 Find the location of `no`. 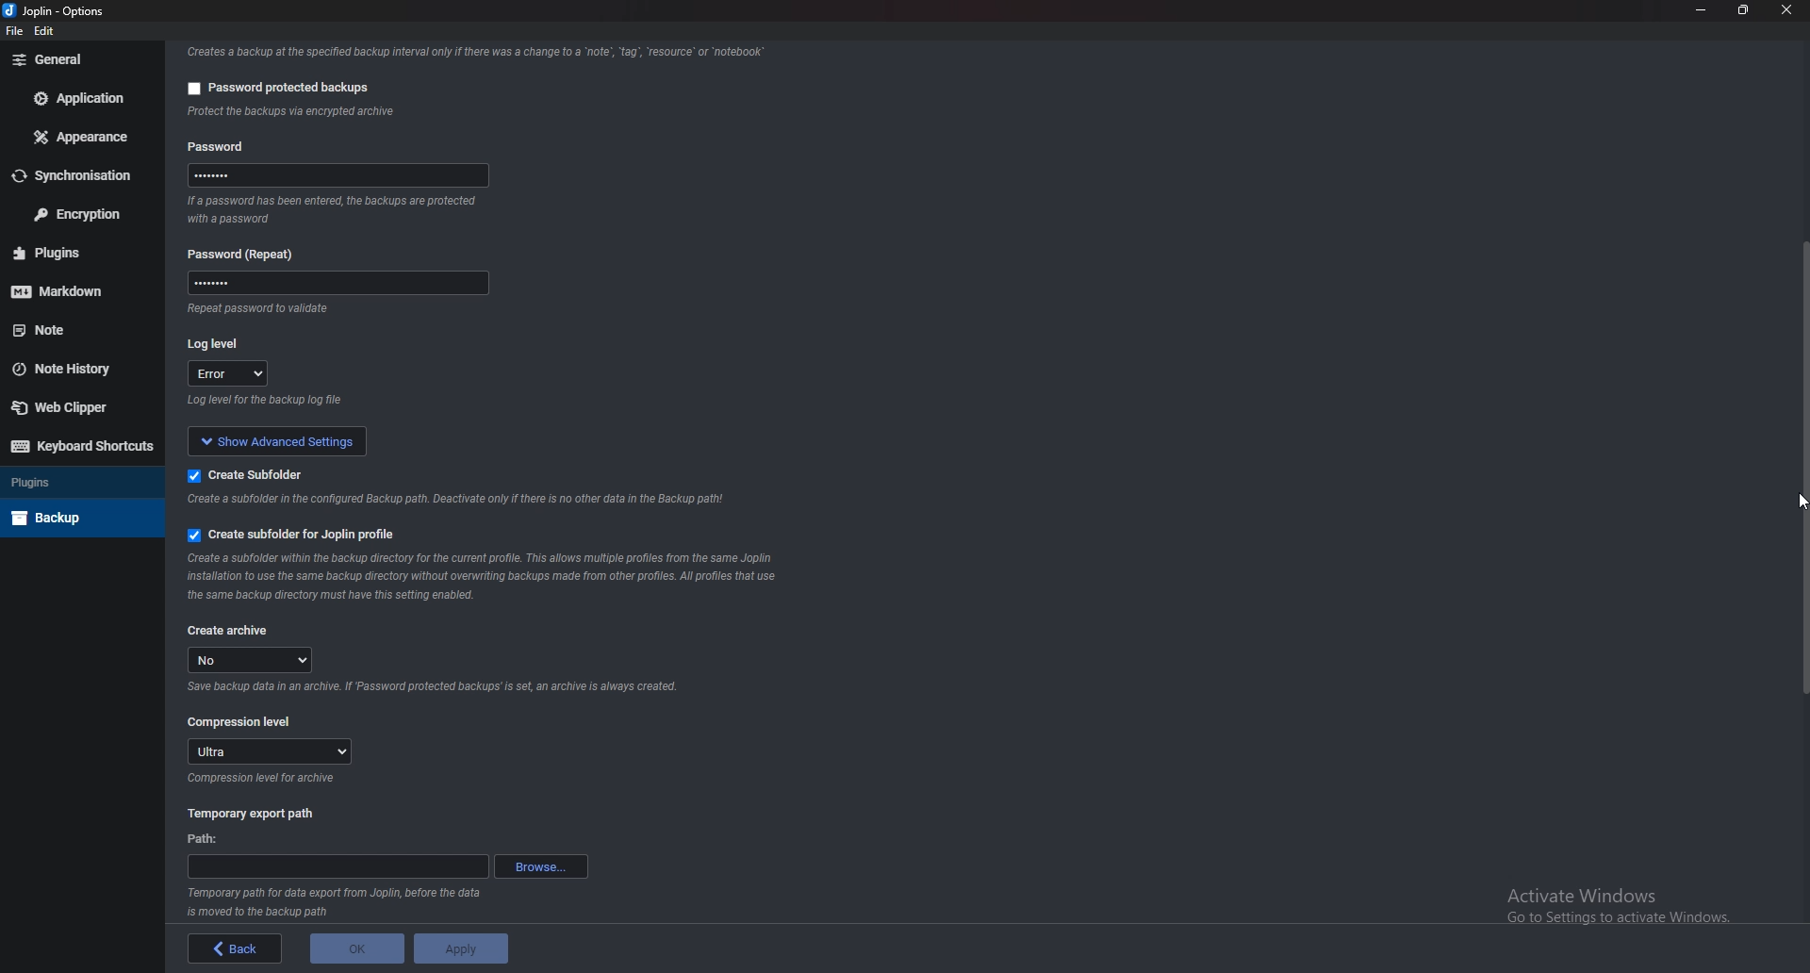

no is located at coordinates (255, 660).